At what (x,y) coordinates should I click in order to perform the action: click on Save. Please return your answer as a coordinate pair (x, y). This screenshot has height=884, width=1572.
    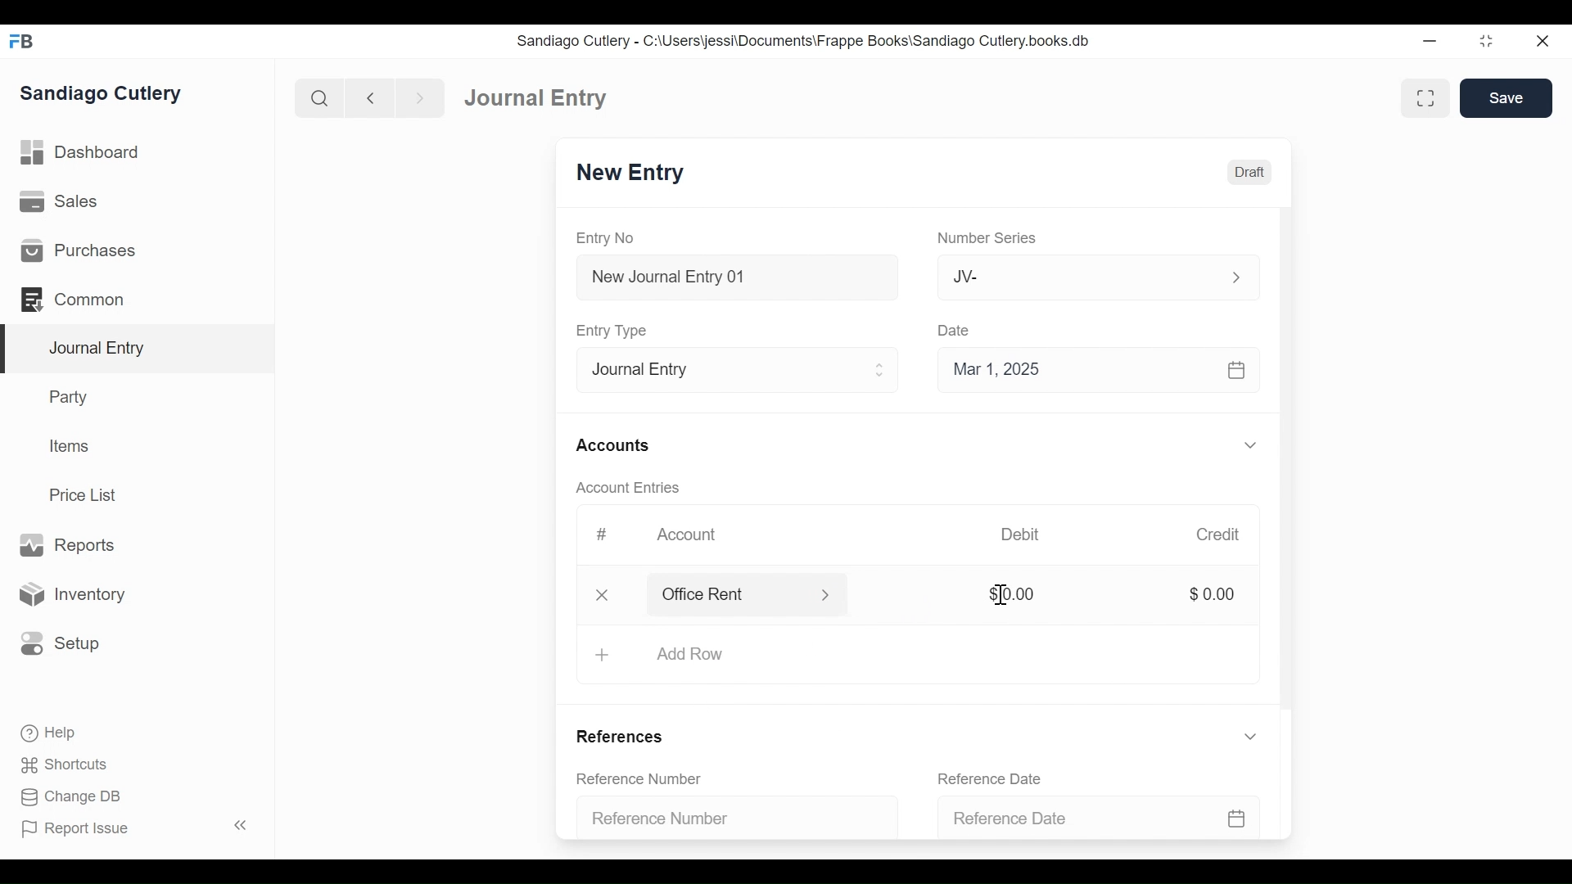
    Looking at the image, I should click on (1506, 97).